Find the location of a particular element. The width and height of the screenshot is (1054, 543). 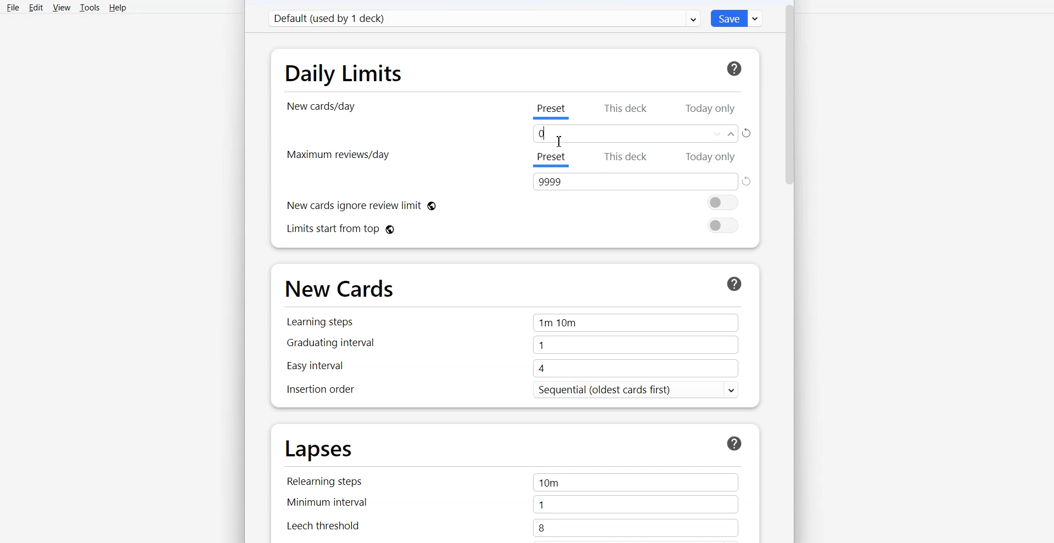

Tools is located at coordinates (88, 8).